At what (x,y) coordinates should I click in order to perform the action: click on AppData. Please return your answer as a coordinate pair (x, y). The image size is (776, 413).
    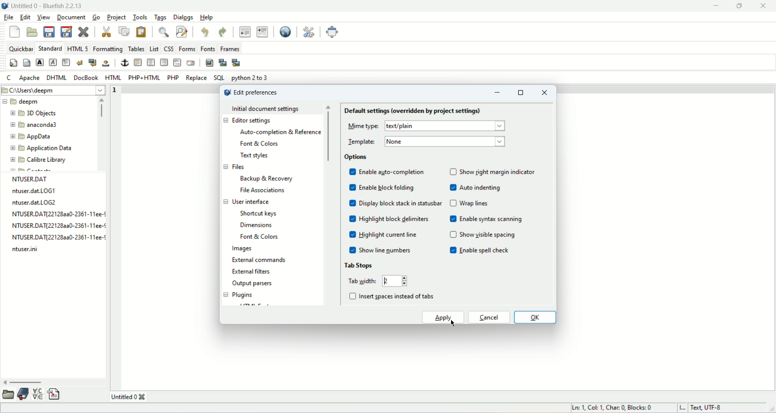
    Looking at the image, I should click on (43, 137).